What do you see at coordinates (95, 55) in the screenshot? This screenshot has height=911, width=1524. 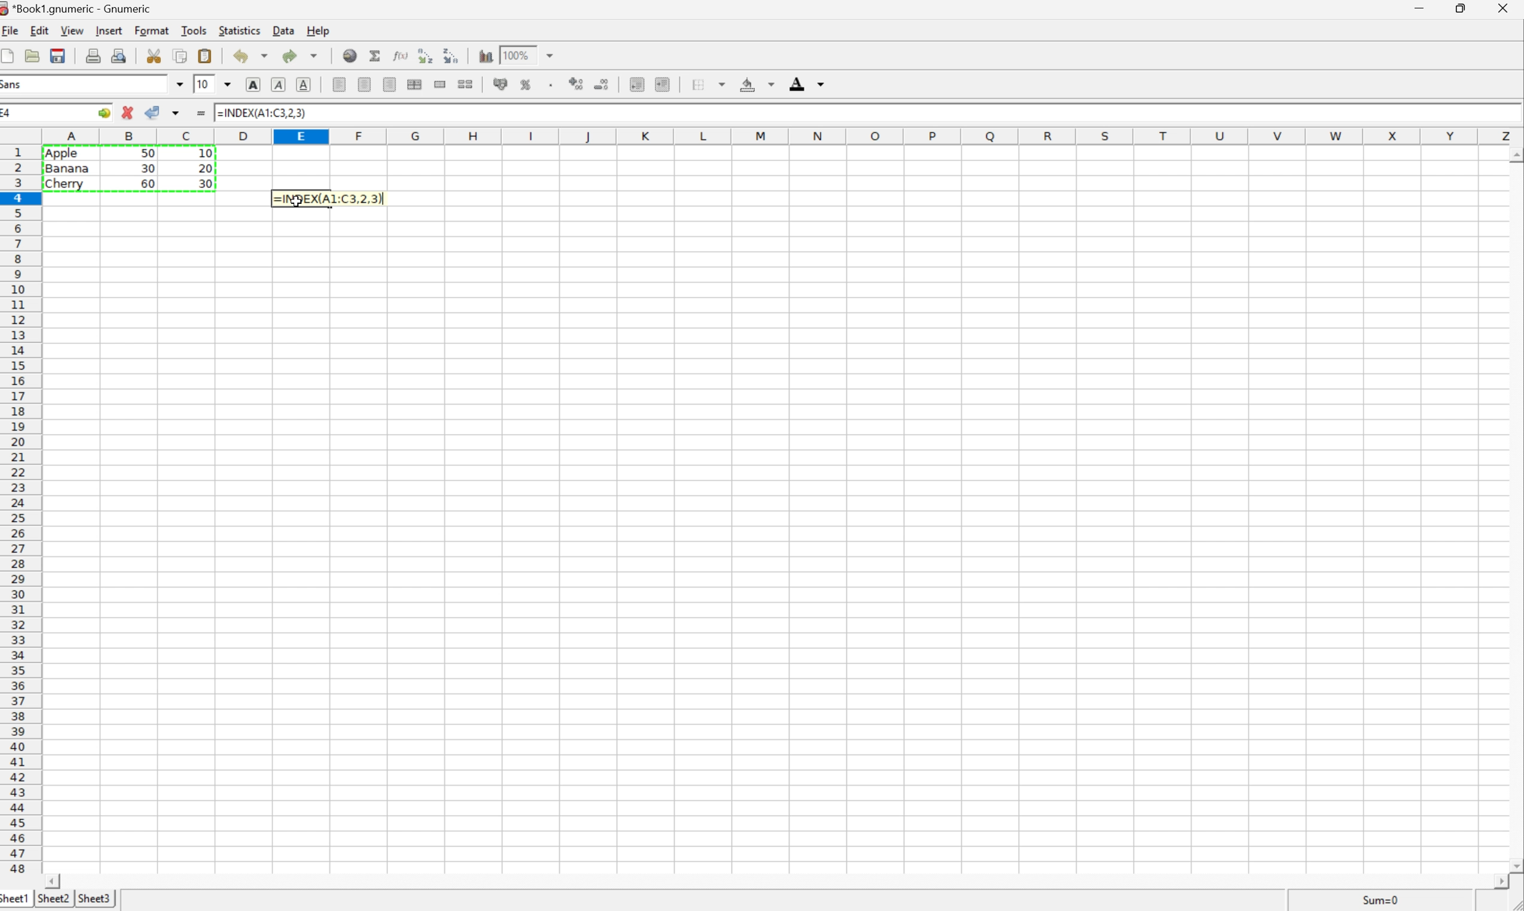 I see `print` at bounding box center [95, 55].